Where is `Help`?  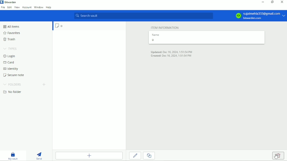 Help is located at coordinates (49, 7).